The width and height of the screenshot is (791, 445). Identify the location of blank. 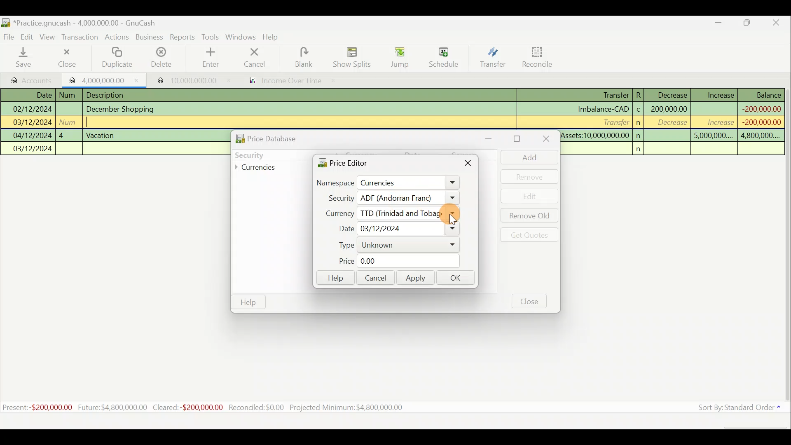
(310, 57).